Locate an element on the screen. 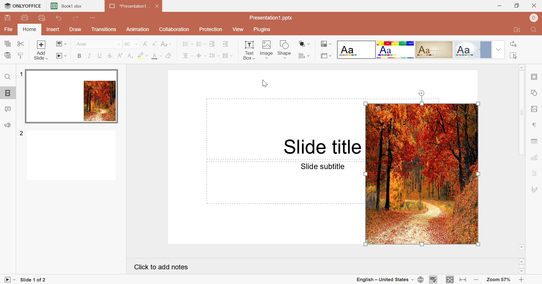 The width and height of the screenshot is (542, 284). Copy is located at coordinates (8, 44).